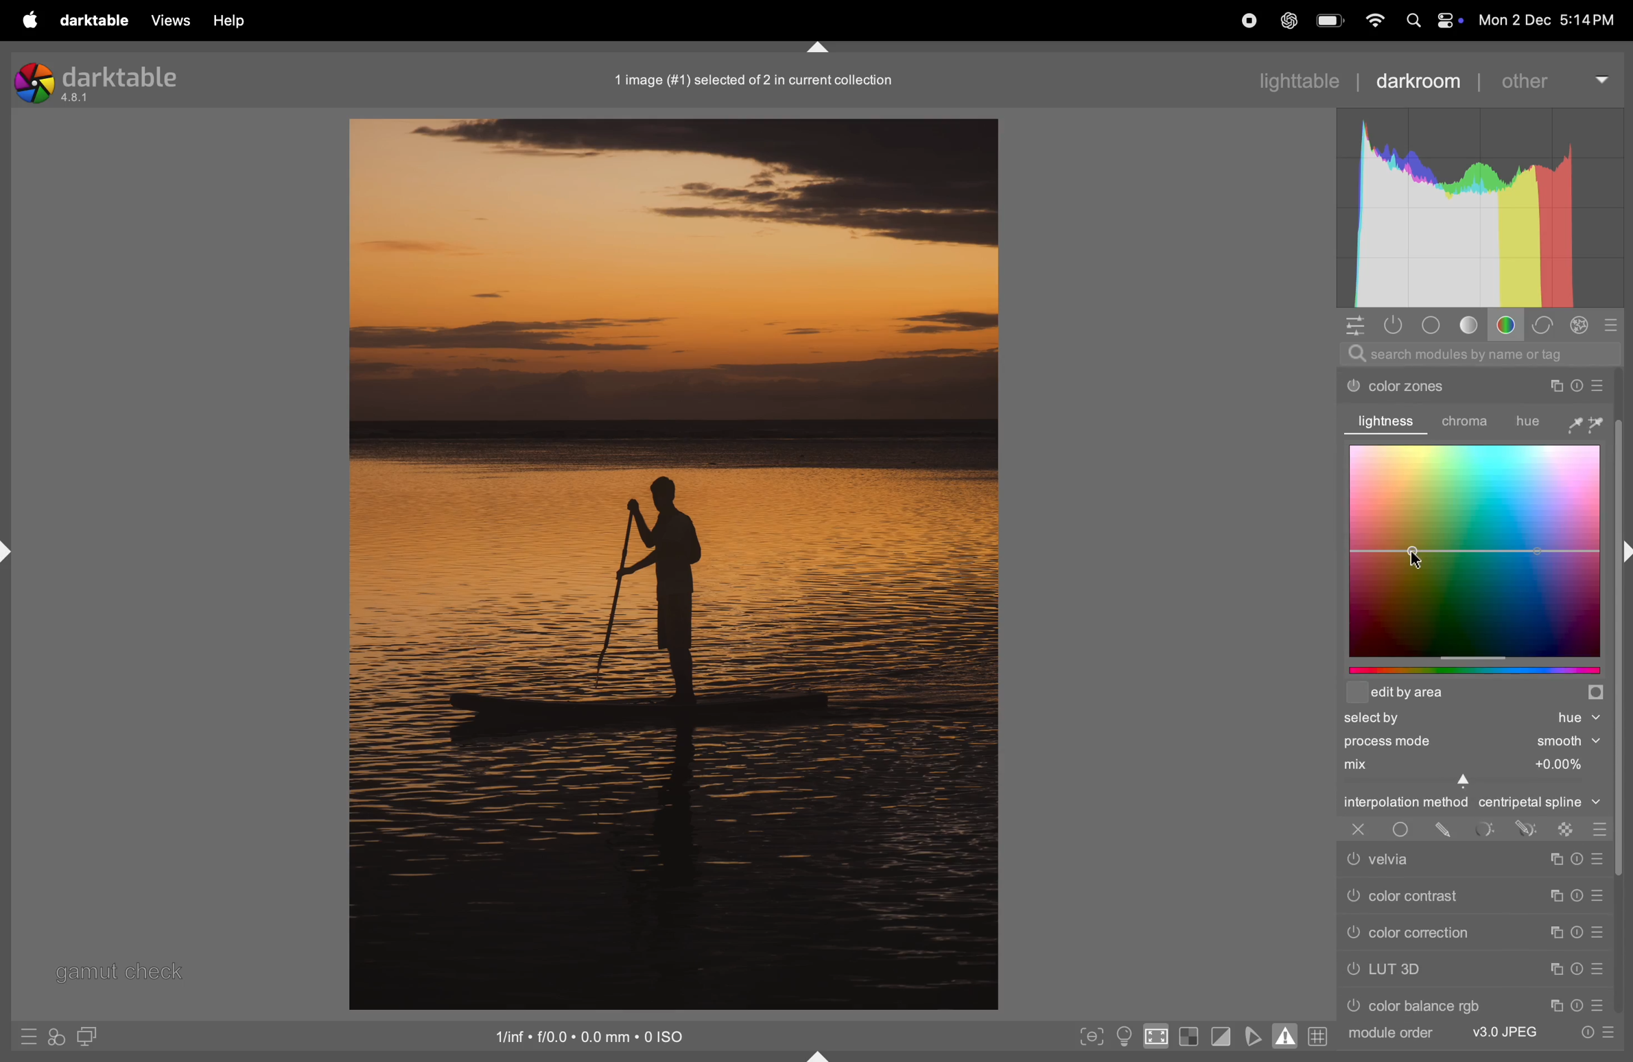  What do you see at coordinates (1442, 829) in the screenshot?
I see `` at bounding box center [1442, 829].